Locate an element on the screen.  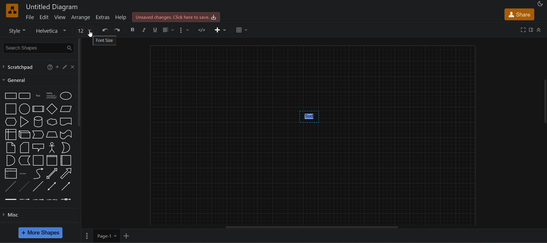
Hexagon is located at coordinates (11, 122).